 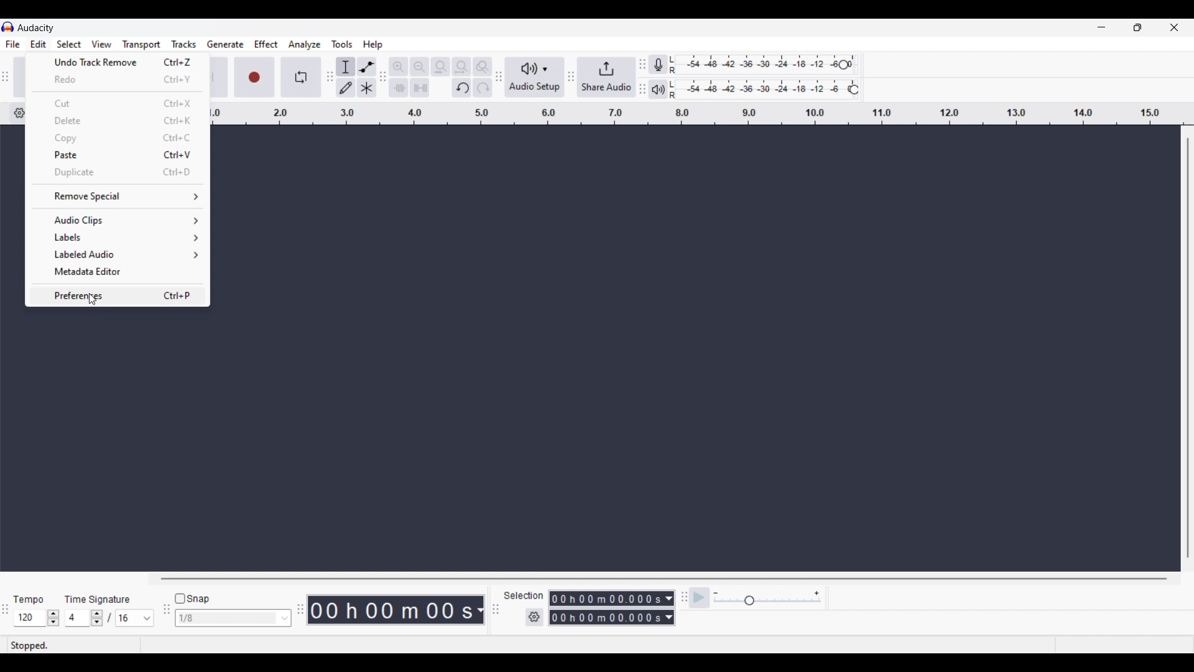 I want to click on Time Signature, so click(x=99, y=599).